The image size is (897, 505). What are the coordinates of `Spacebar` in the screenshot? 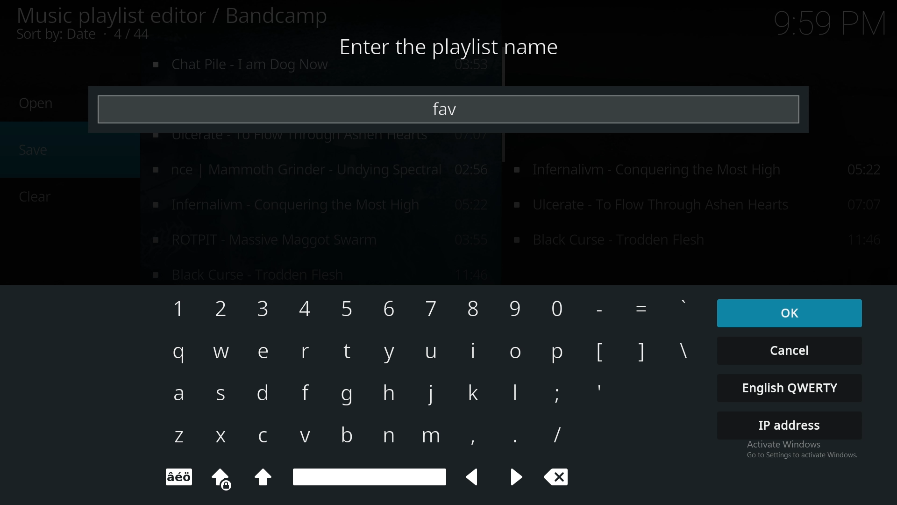 It's located at (370, 476).